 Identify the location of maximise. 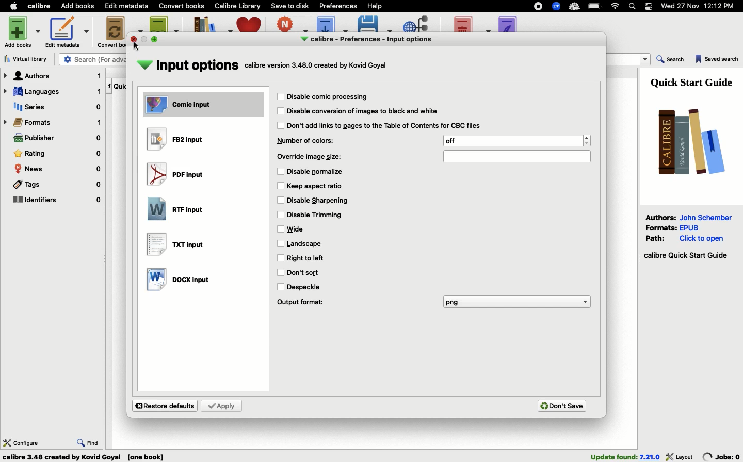
(156, 39).